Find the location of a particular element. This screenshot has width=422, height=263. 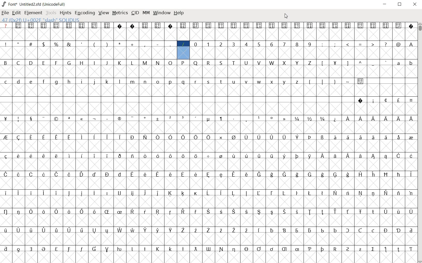

glyph is located at coordinates (335, 156).